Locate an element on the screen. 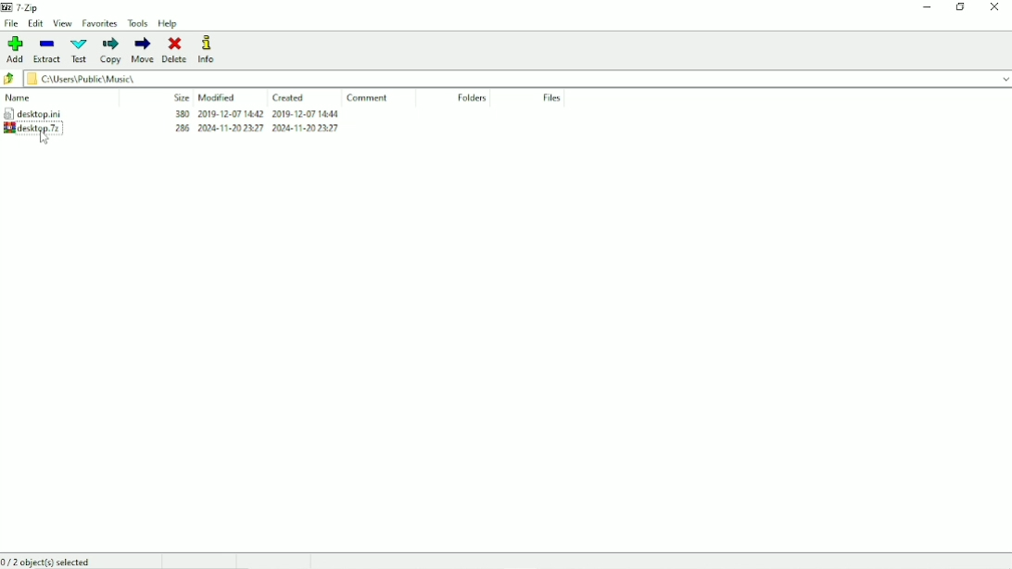 This screenshot has width=1012, height=569. modified date & time is located at coordinates (232, 128).